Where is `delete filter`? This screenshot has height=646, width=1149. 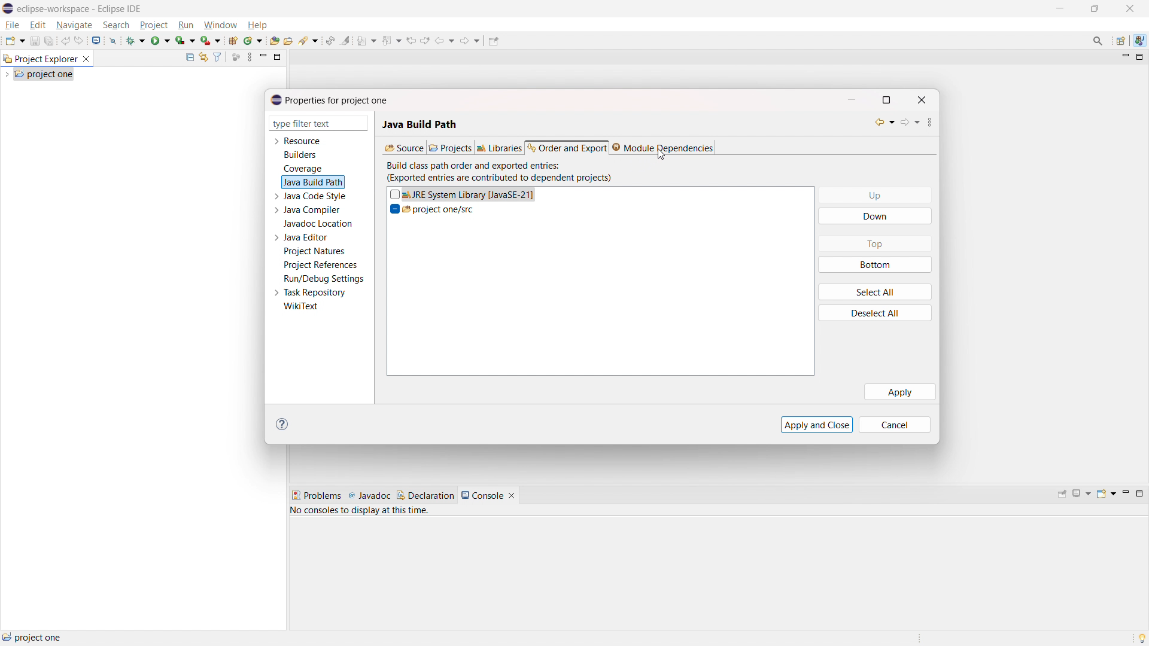
delete filter is located at coordinates (361, 124).